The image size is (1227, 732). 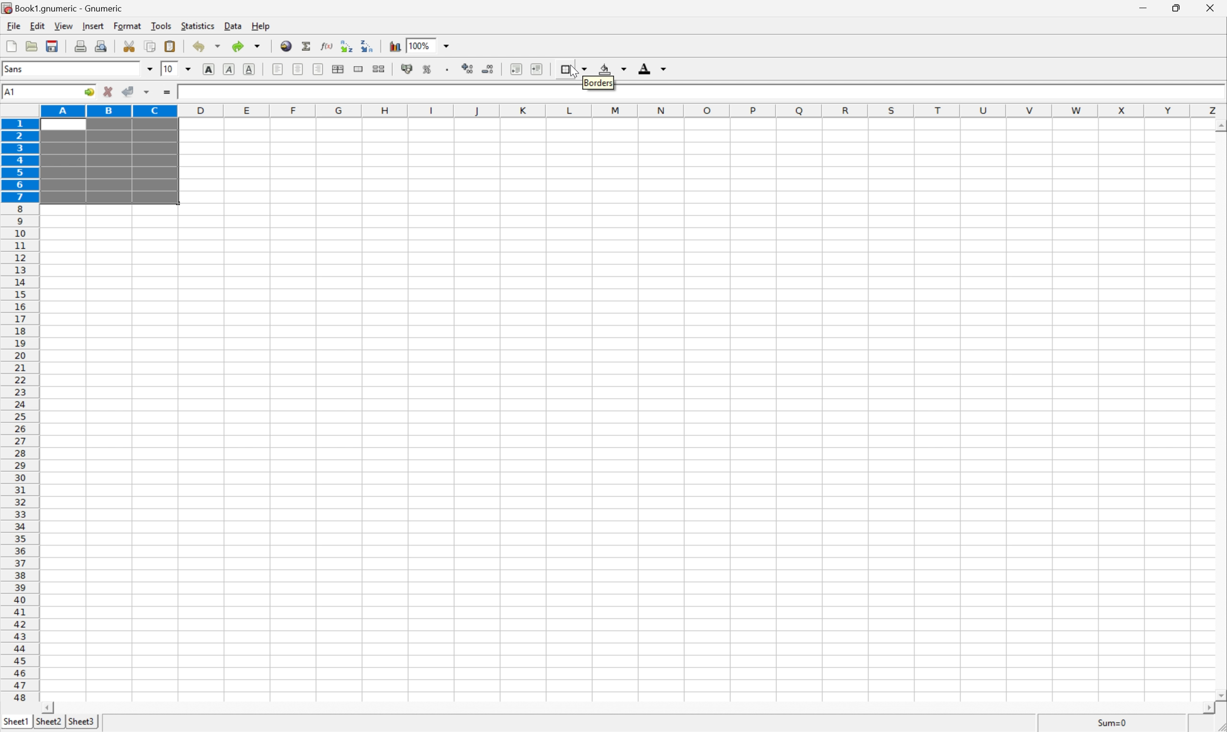 What do you see at coordinates (54, 44) in the screenshot?
I see `save current workbook` at bounding box center [54, 44].